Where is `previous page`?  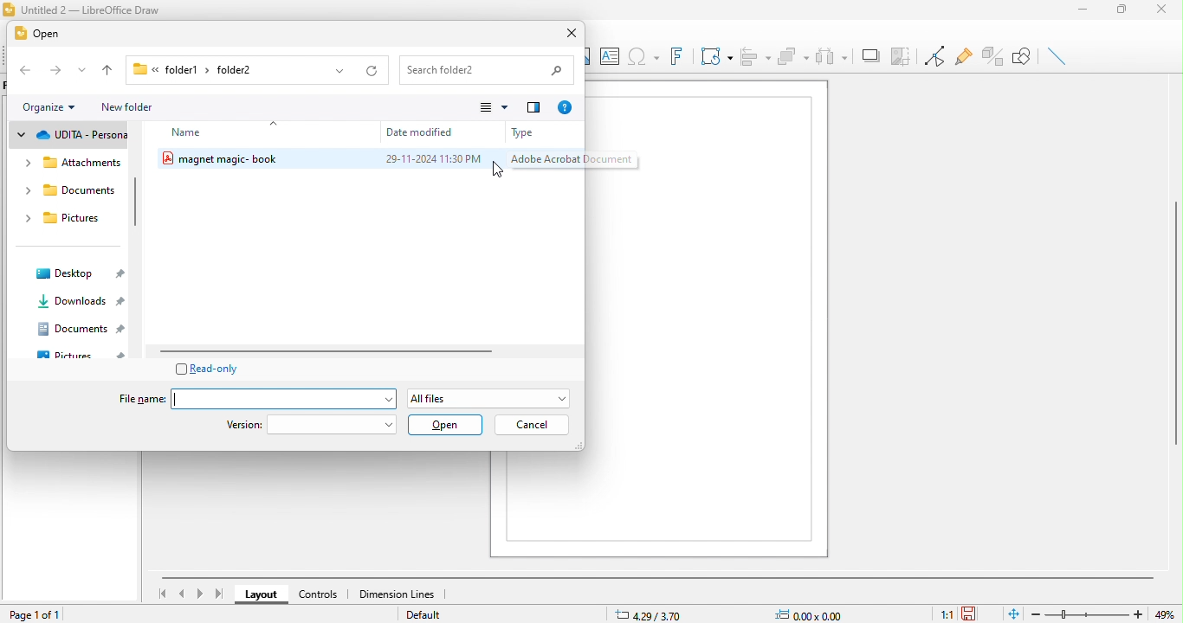
previous page is located at coordinates (182, 594).